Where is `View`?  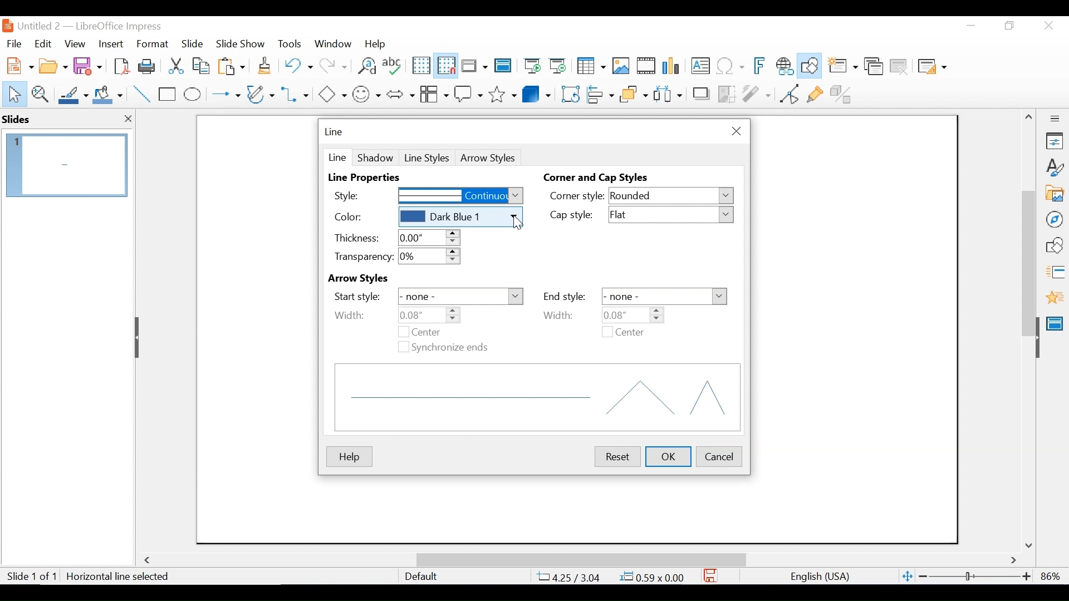
View is located at coordinates (75, 43).